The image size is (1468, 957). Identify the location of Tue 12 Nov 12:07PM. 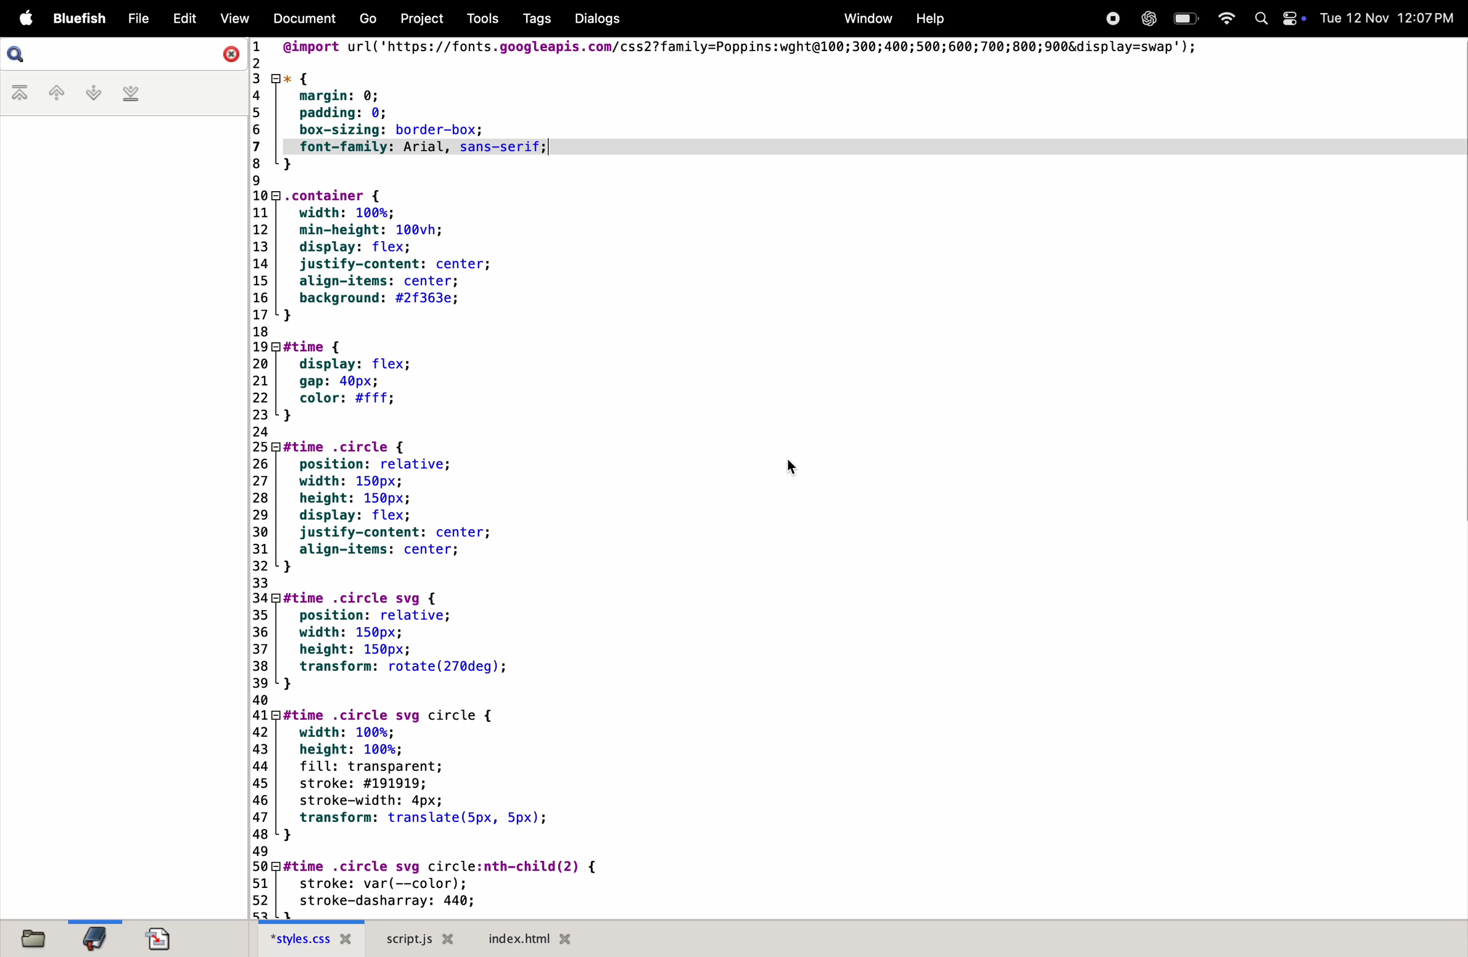
(1388, 18).